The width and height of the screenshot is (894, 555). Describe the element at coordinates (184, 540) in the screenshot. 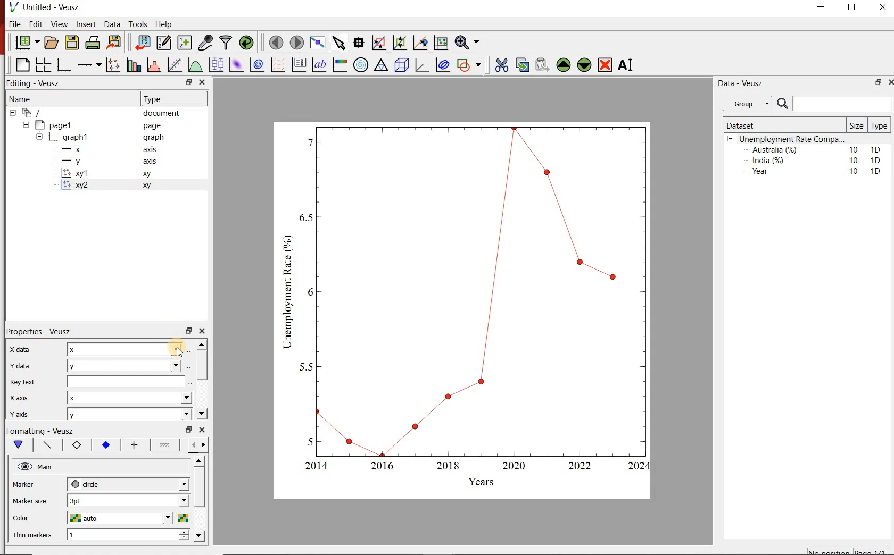

I see `decrease` at that location.